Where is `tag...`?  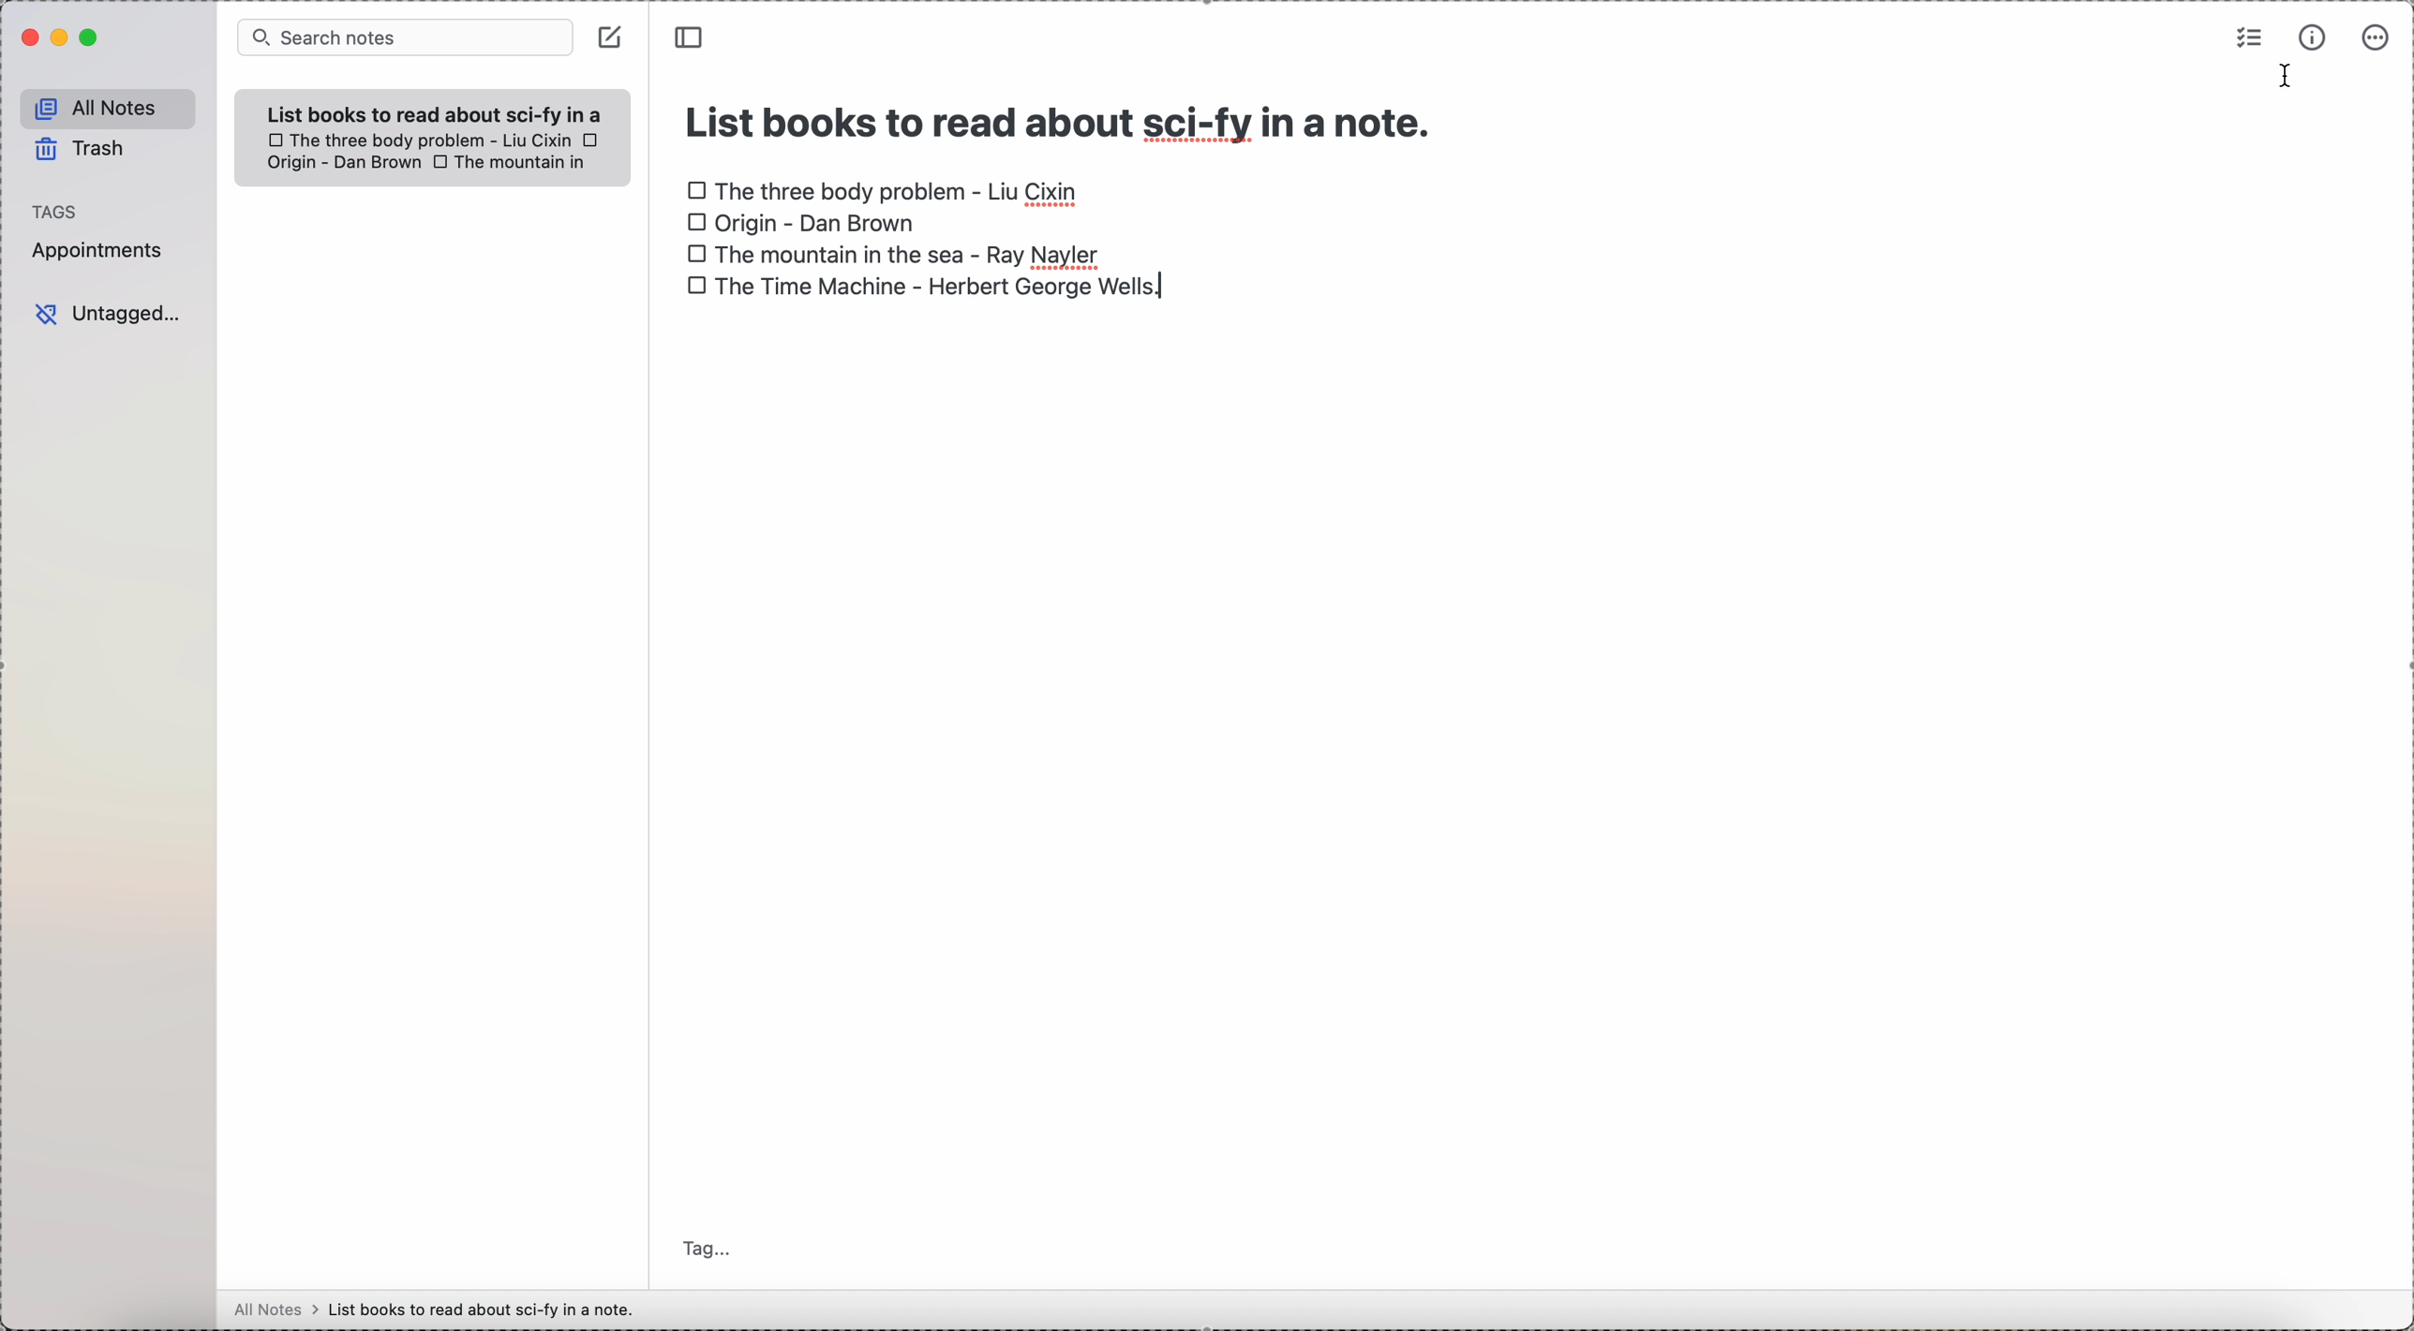 tag... is located at coordinates (709, 1250).